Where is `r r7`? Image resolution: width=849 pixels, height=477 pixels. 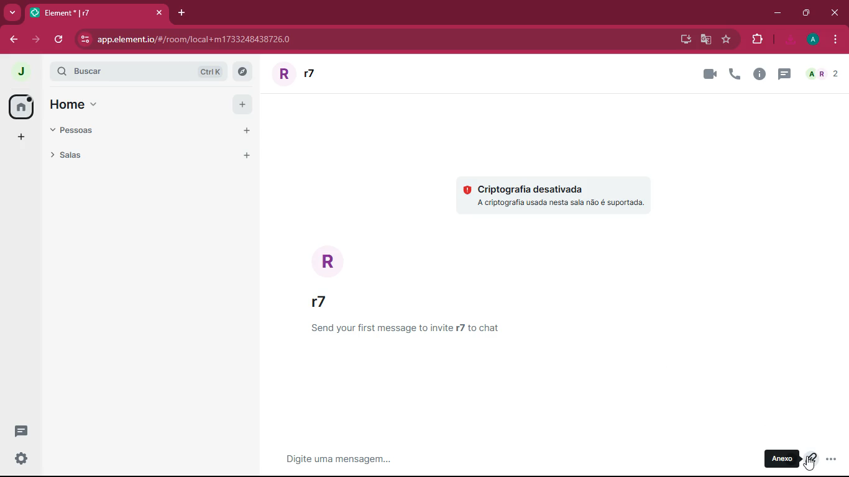 r r7 is located at coordinates (318, 73).